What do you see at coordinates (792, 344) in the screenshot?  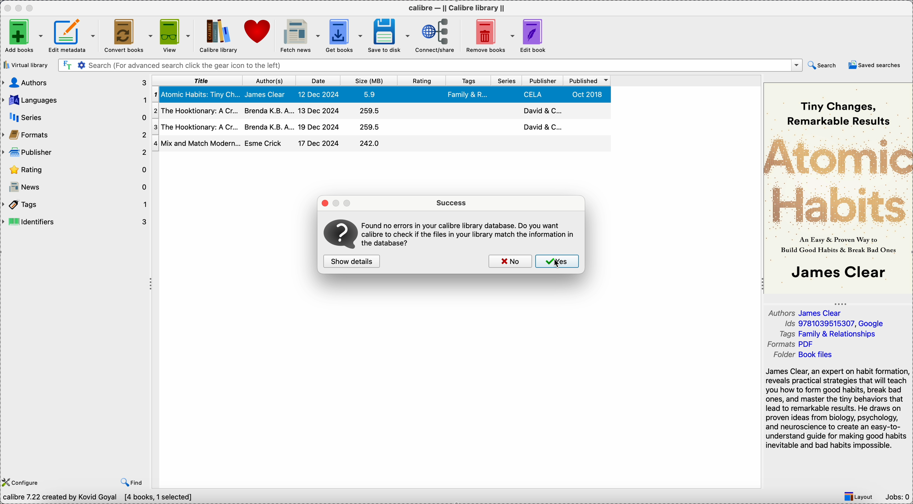 I see `format` at bounding box center [792, 344].